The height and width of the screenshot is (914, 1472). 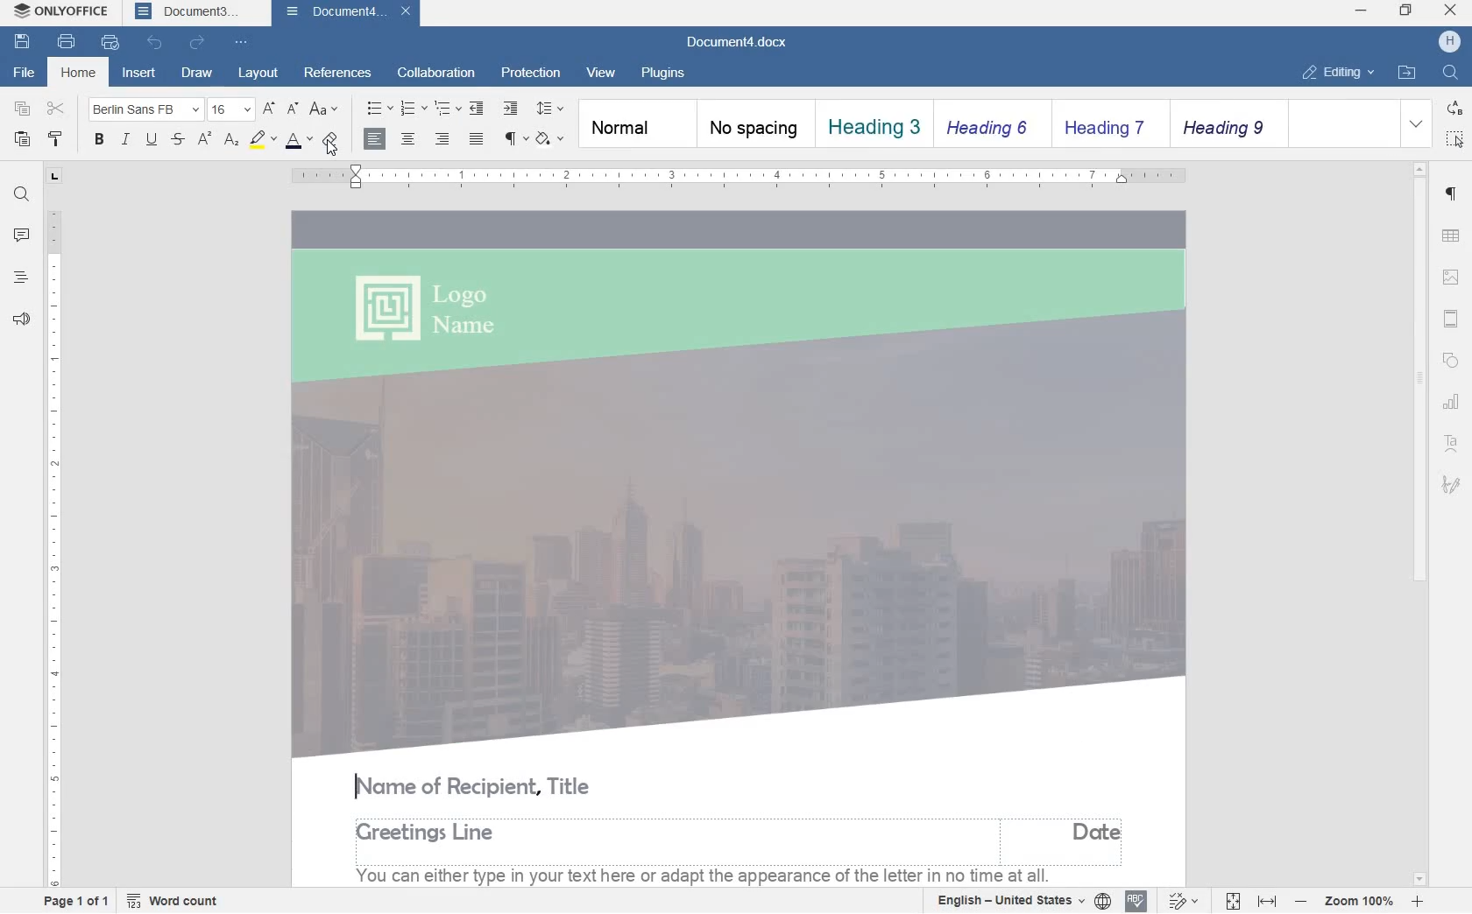 I want to click on heading 4, so click(x=1226, y=123).